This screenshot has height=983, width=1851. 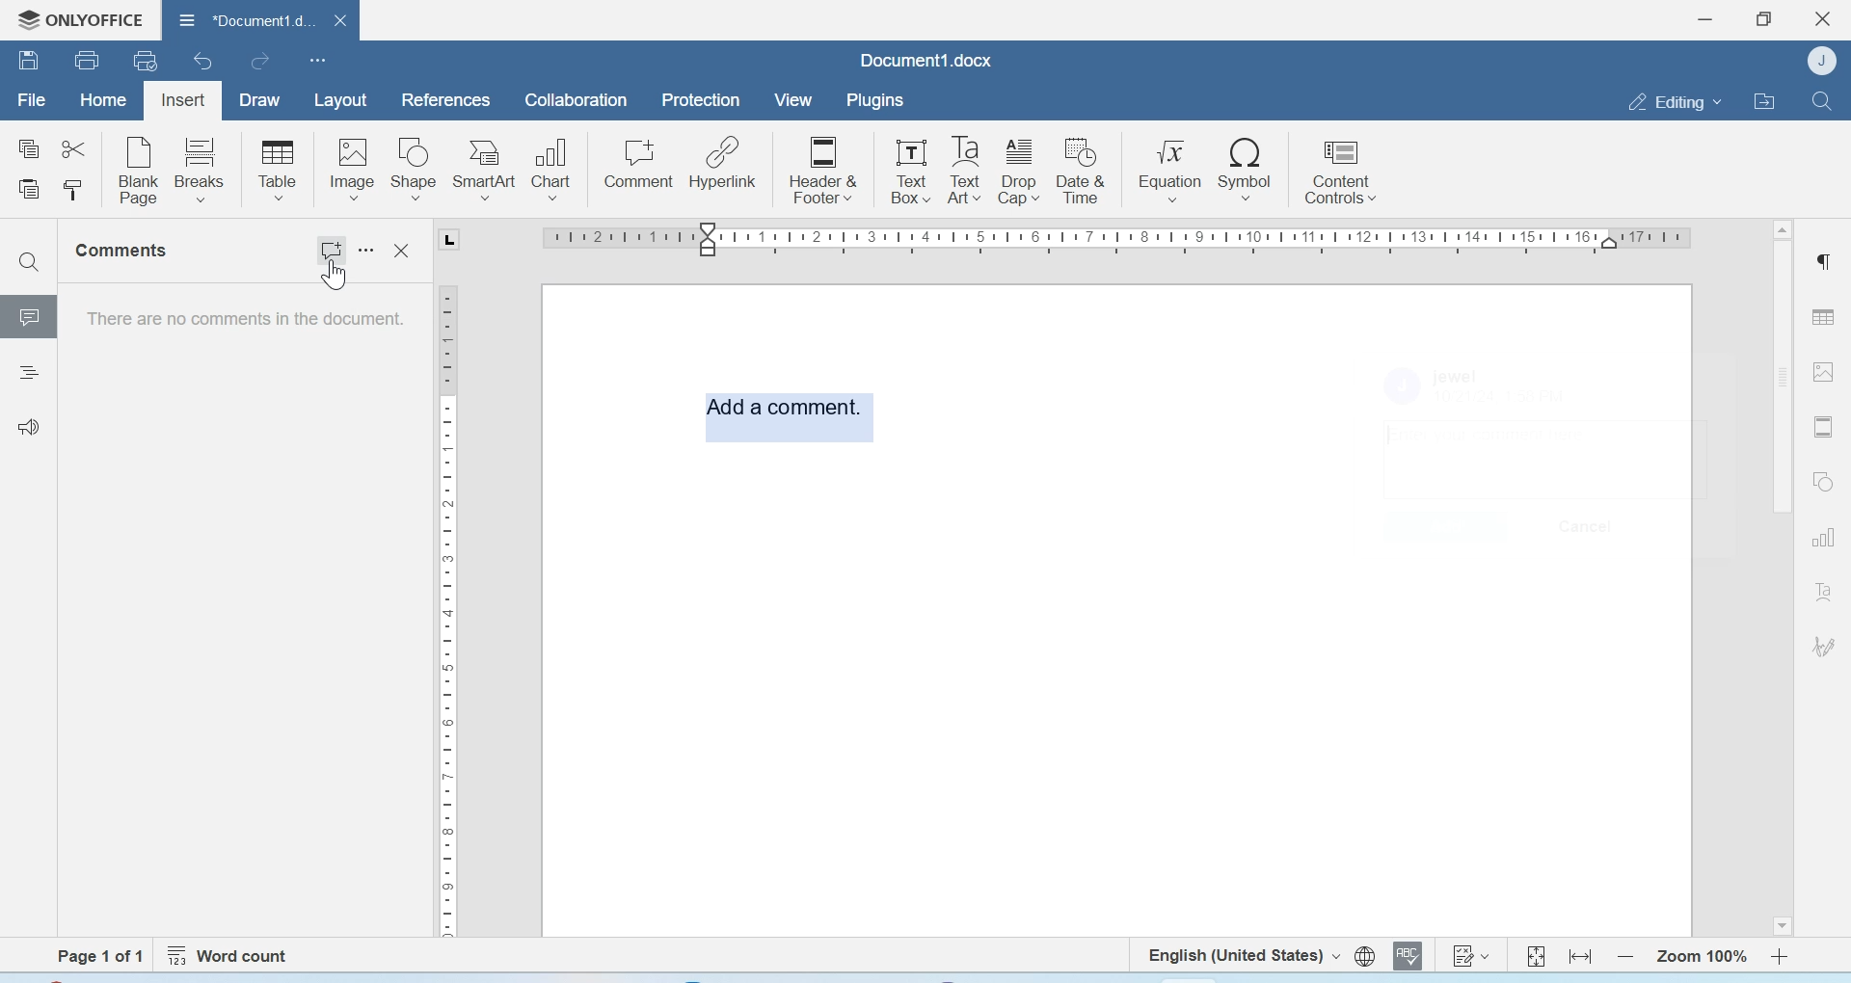 I want to click on Image, so click(x=351, y=169).